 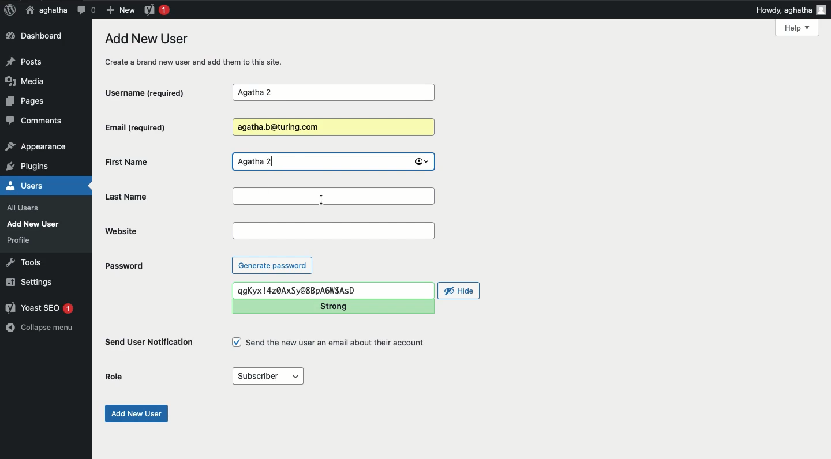 What do you see at coordinates (29, 81) in the screenshot?
I see `Media` at bounding box center [29, 81].